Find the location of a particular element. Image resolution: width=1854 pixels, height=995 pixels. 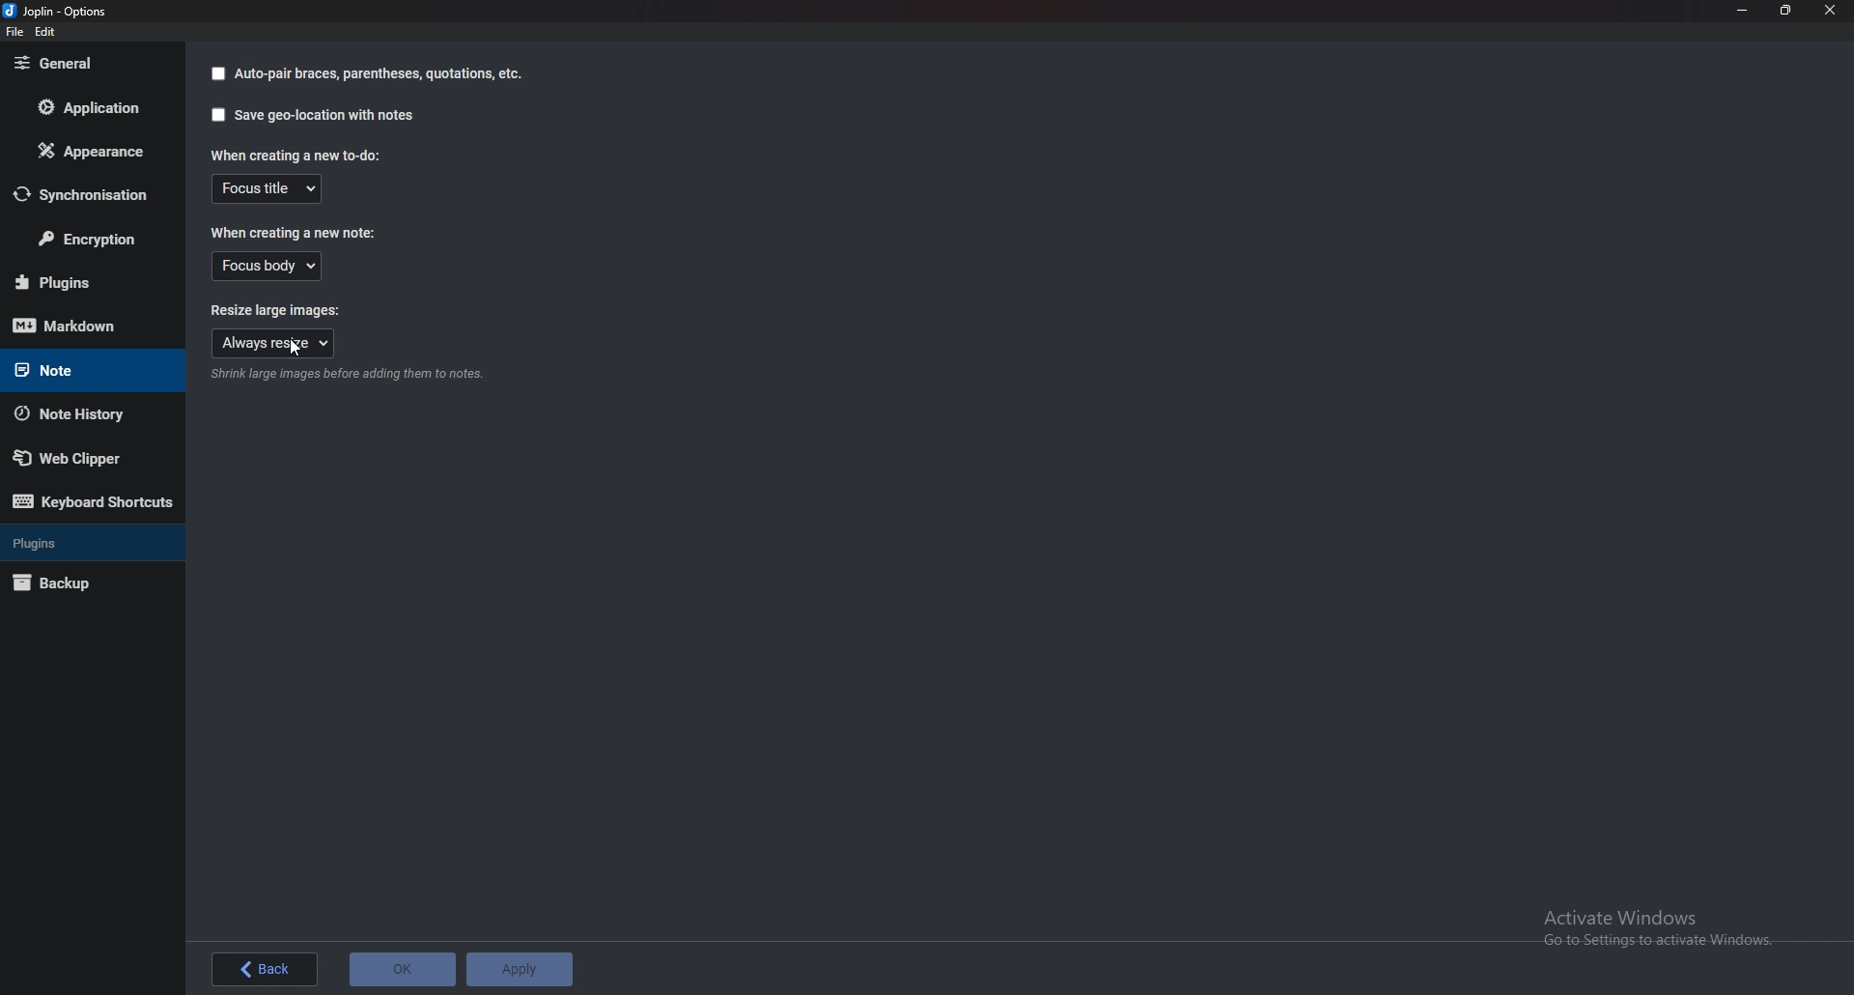

O K is located at coordinates (405, 968).